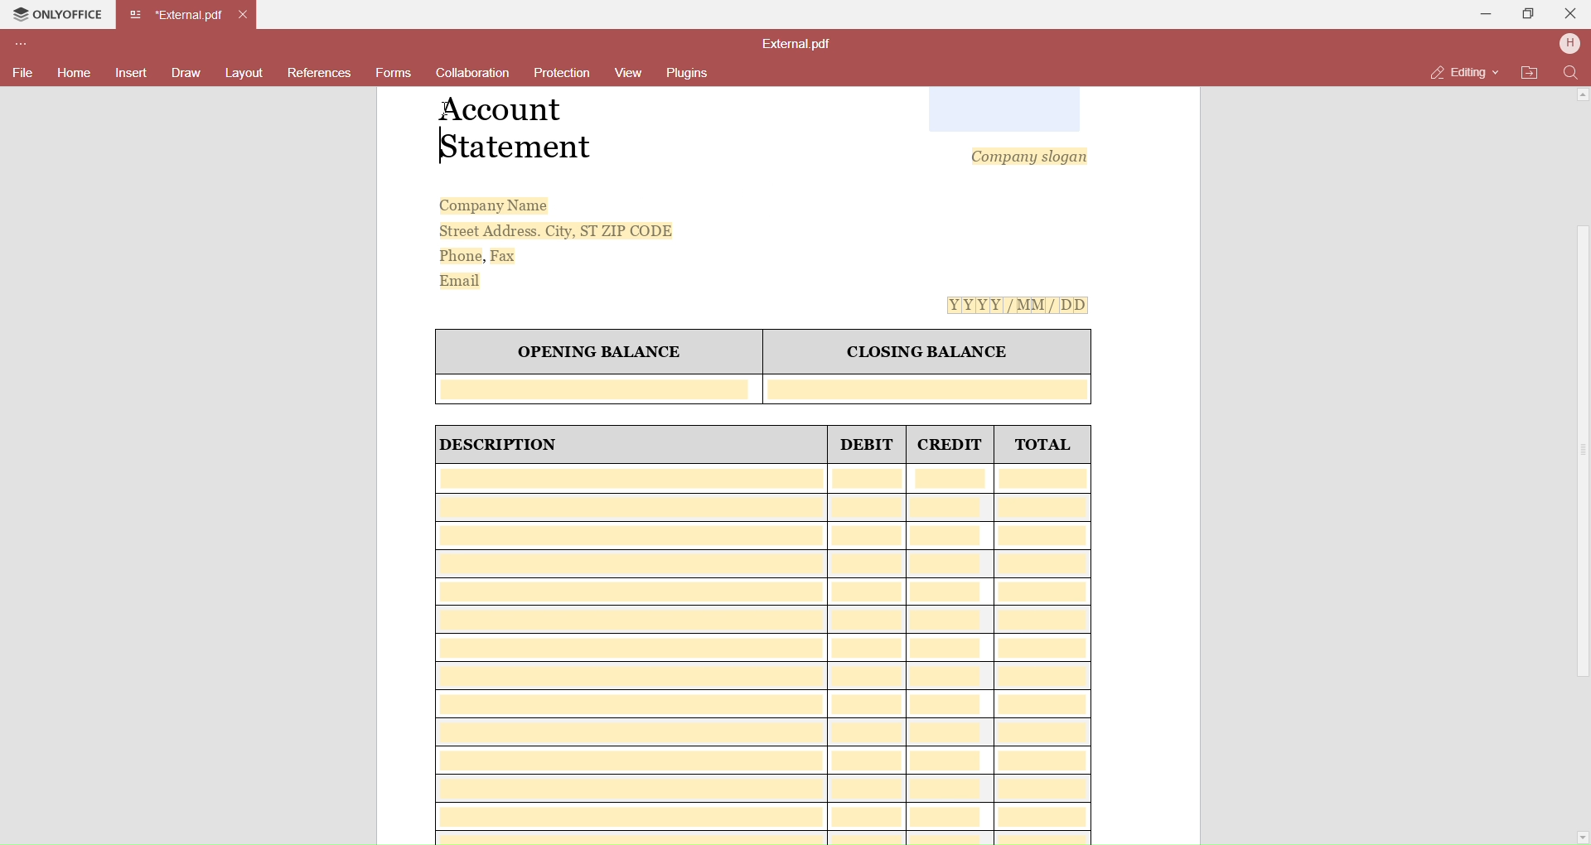 This screenshot has height=845, width=1591. What do you see at coordinates (249, 13) in the screenshot?
I see `Close Tab` at bounding box center [249, 13].